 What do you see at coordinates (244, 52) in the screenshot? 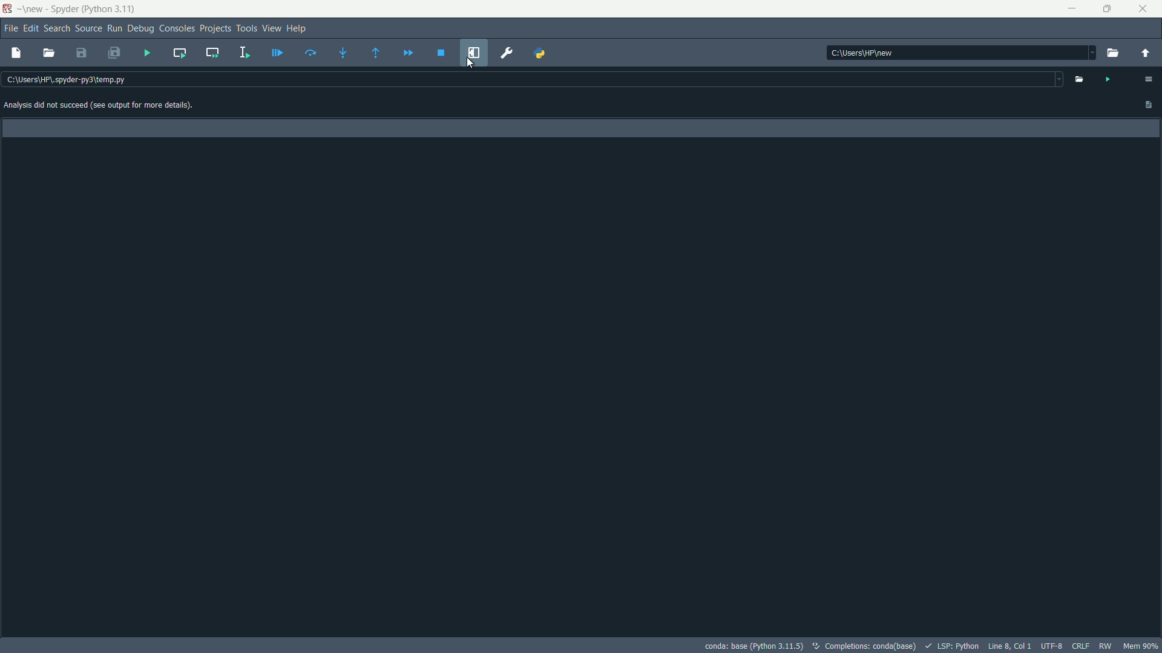
I see `run selection` at bounding box center [244, 52].